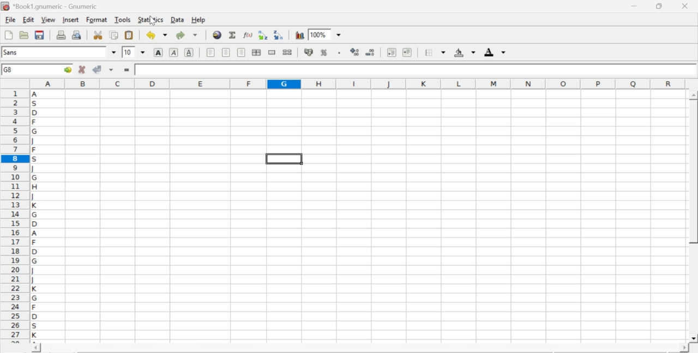 The height and width of the screenshot is (353, 698). I want to click on insert chart, so click(300, 34).